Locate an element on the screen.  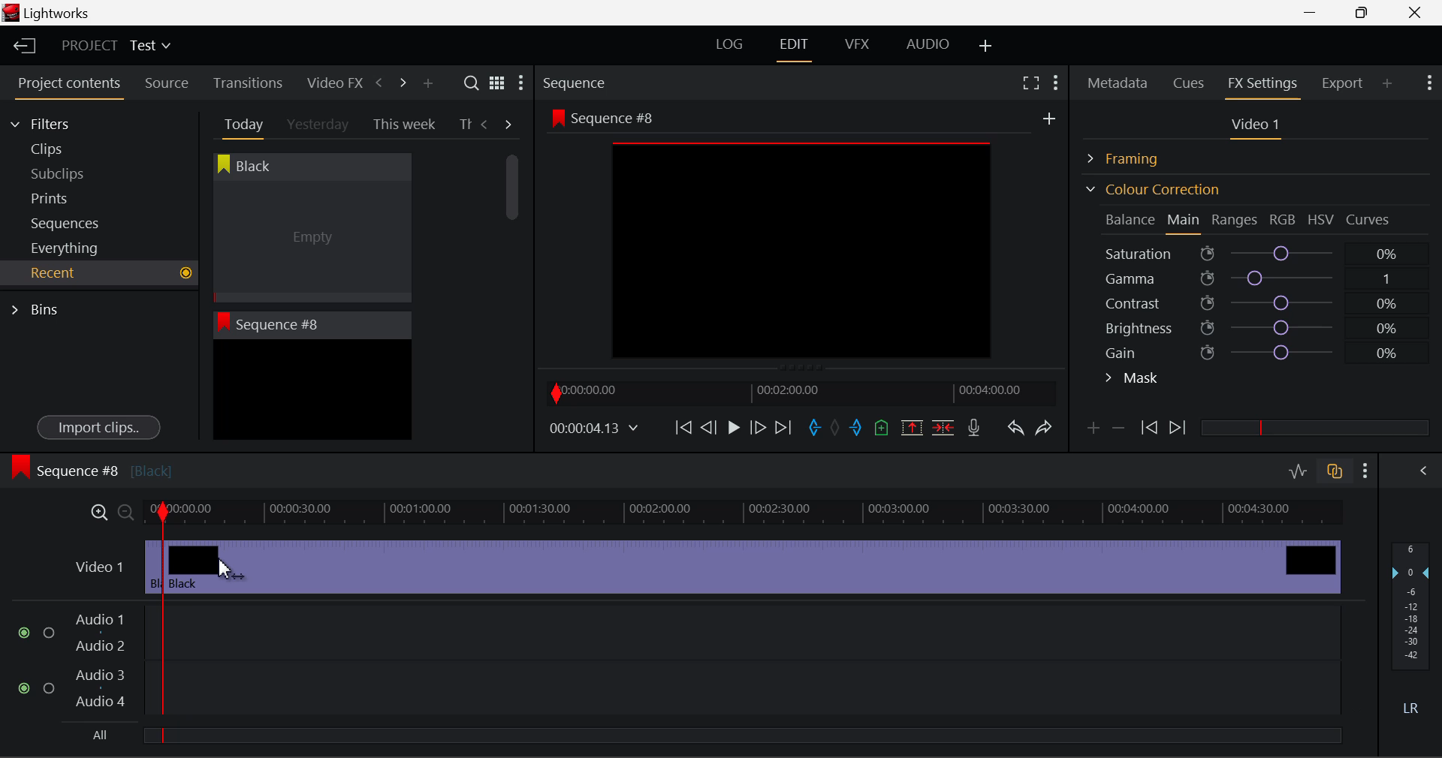
Toggle audio editing levels is located at coordinates (1299, 469).